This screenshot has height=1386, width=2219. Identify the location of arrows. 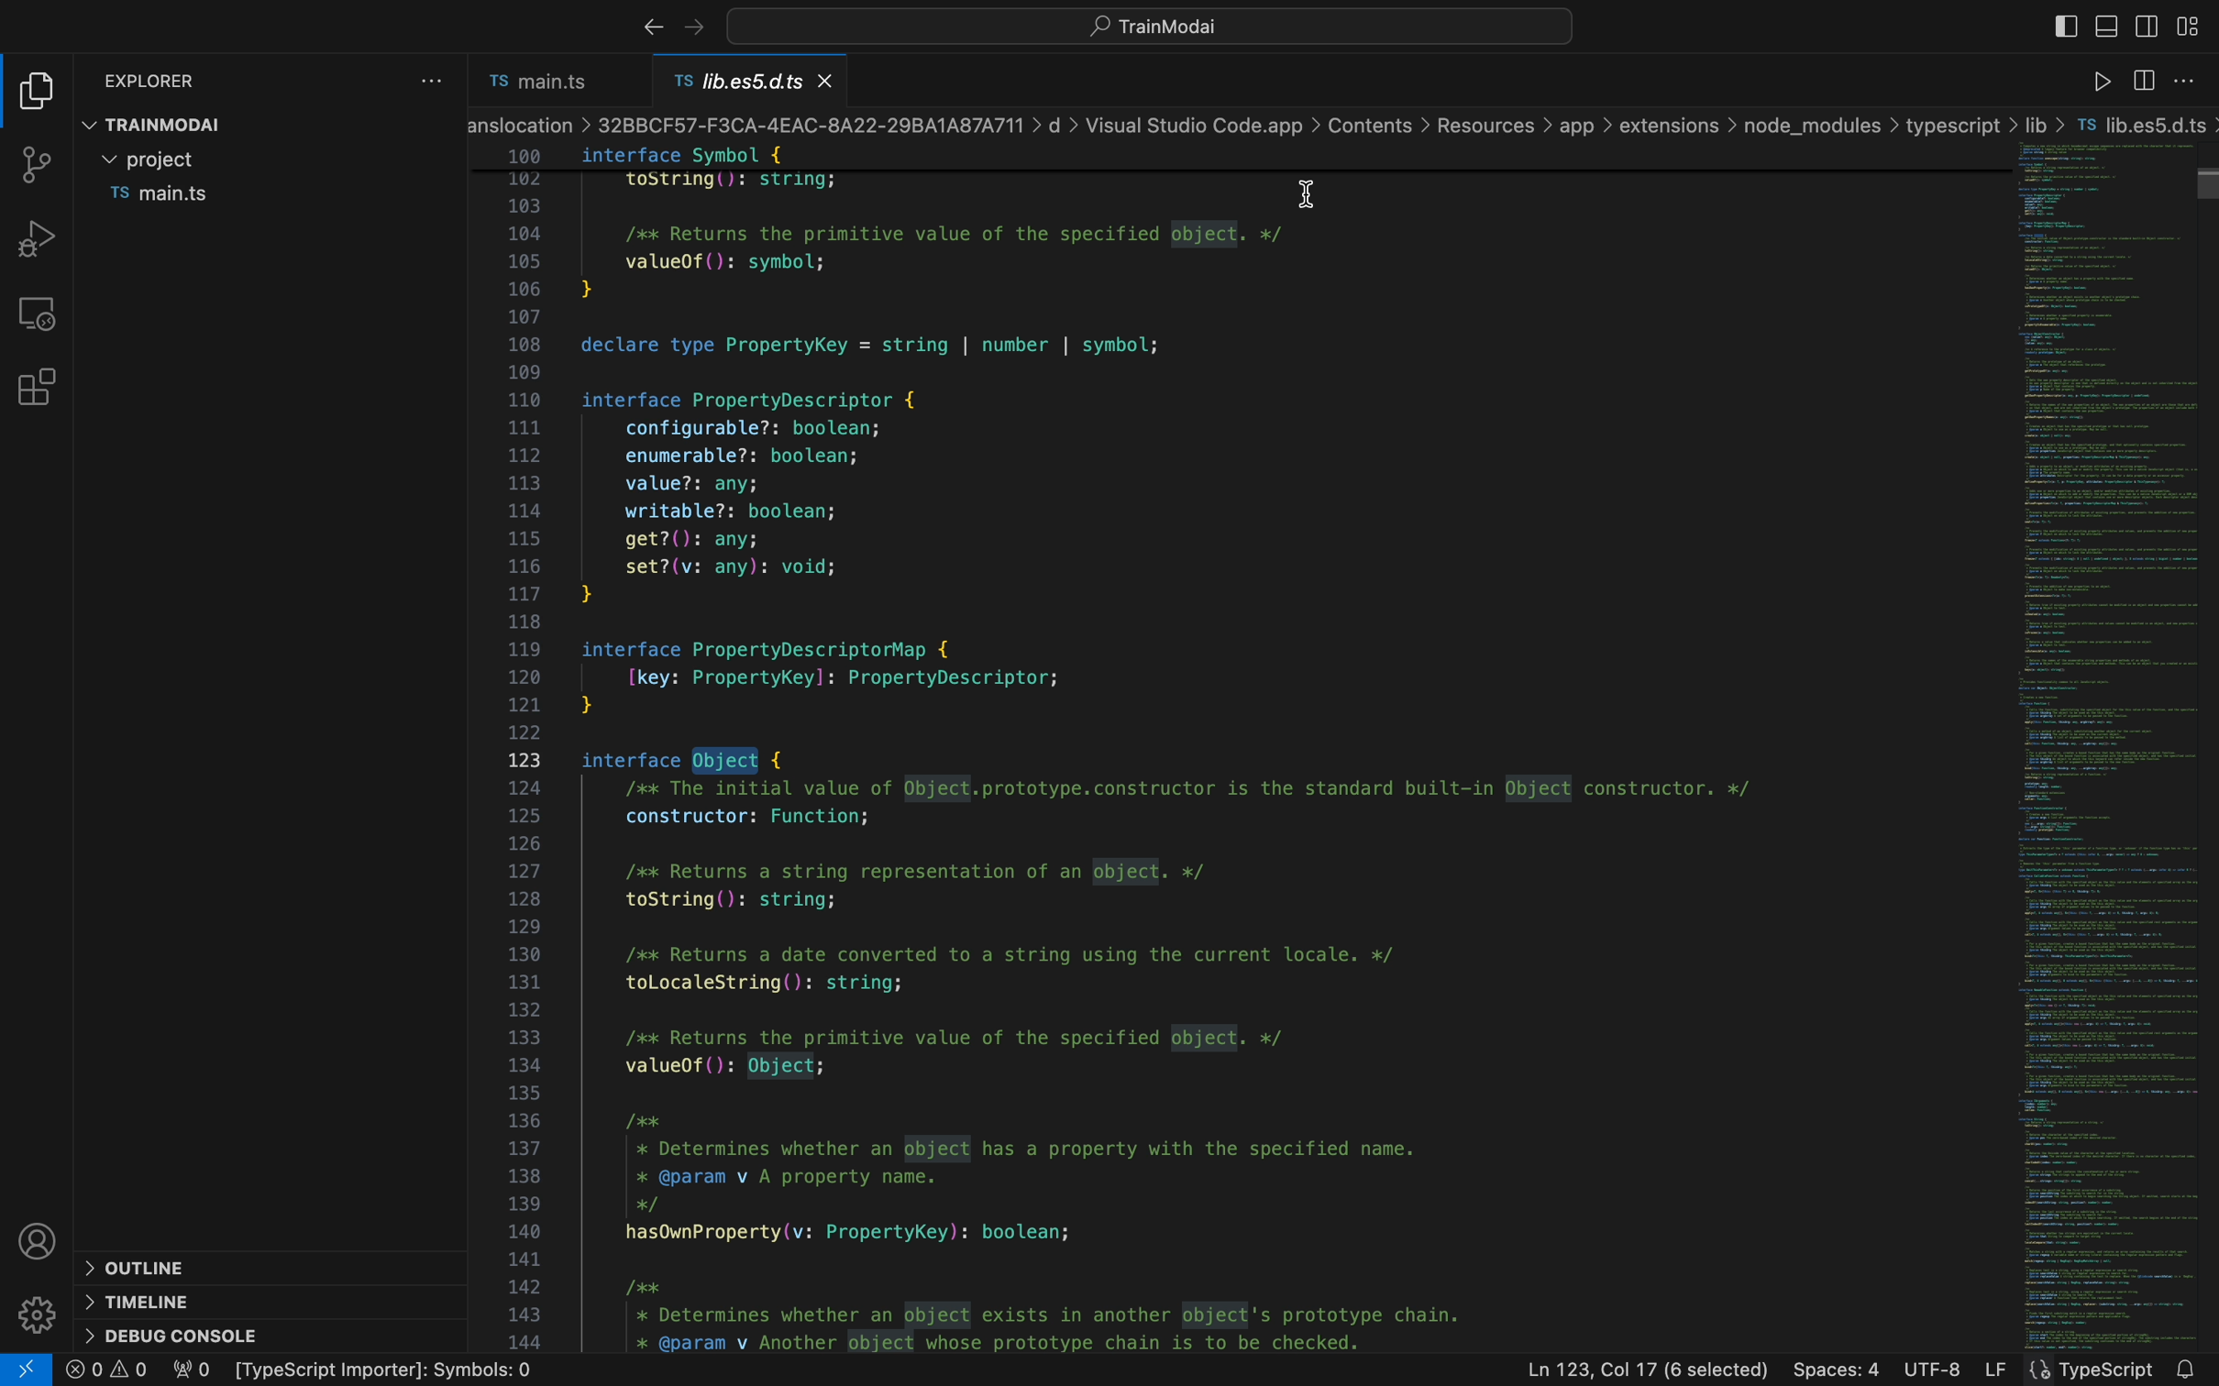
(693, 30).